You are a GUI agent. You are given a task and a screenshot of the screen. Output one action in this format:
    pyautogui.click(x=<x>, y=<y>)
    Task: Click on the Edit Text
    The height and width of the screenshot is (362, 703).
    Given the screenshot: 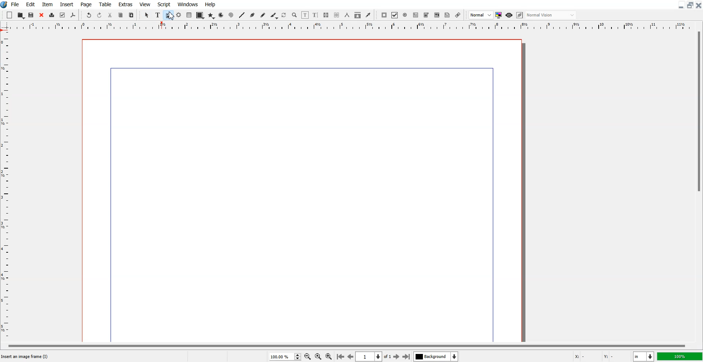 What is the action you would take?
    pyautogui.click(x=316, y=15)
    